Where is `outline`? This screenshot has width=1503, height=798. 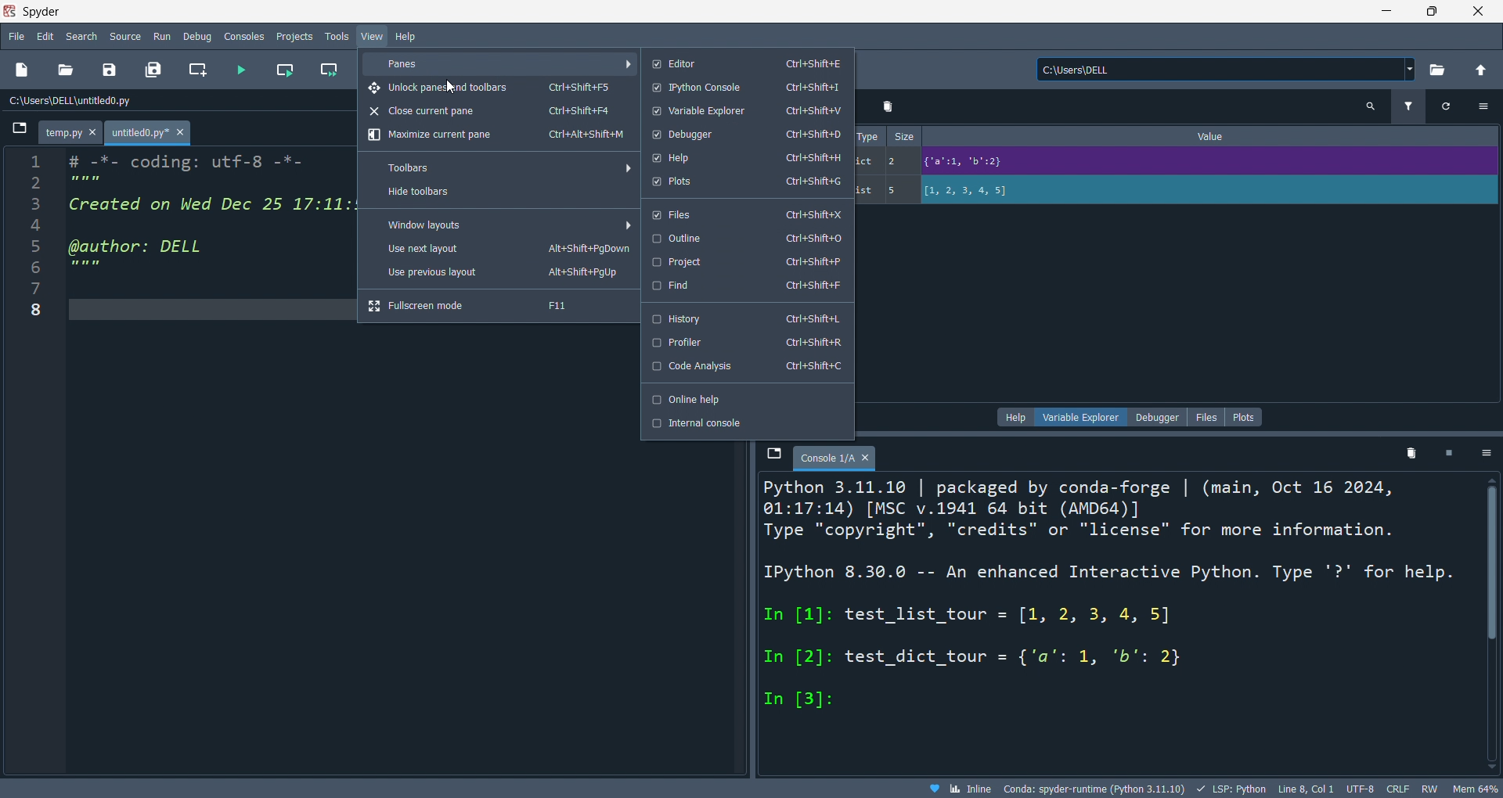
outline is located at coordinates (746, 239).